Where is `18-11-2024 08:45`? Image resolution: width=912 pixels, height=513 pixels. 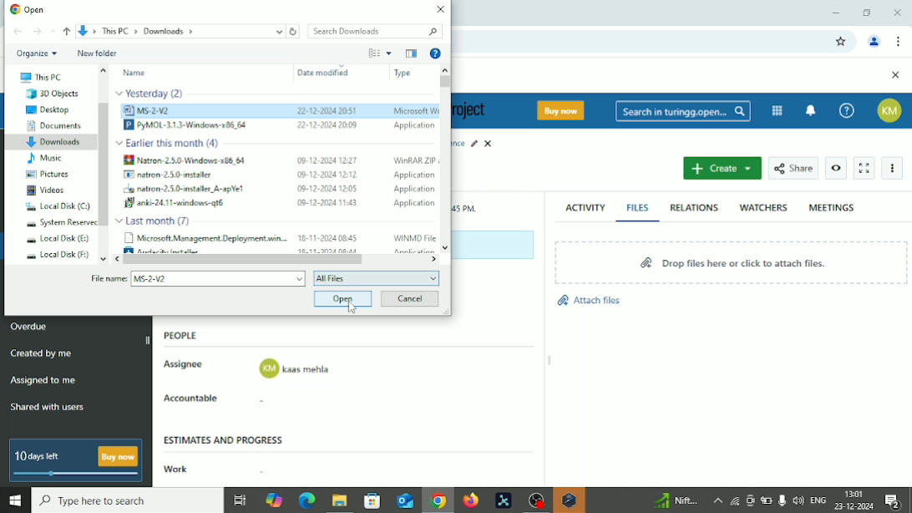 18-11-2024 08:45 is located at coordinates (328, 238).